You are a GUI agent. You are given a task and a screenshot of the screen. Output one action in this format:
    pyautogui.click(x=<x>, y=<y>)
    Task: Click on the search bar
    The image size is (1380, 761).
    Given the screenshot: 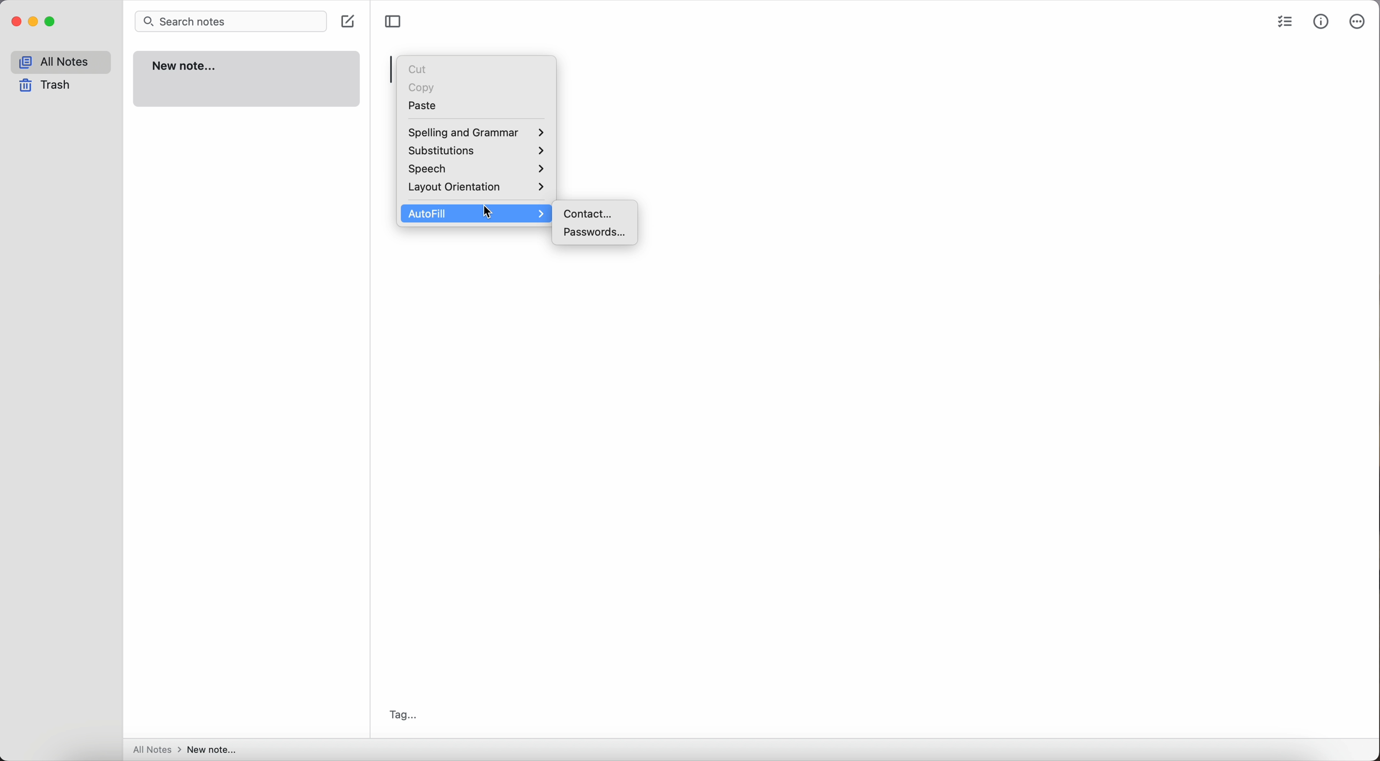 What is the action you would take?
    pyautogui.click(x=229, y=22)
    